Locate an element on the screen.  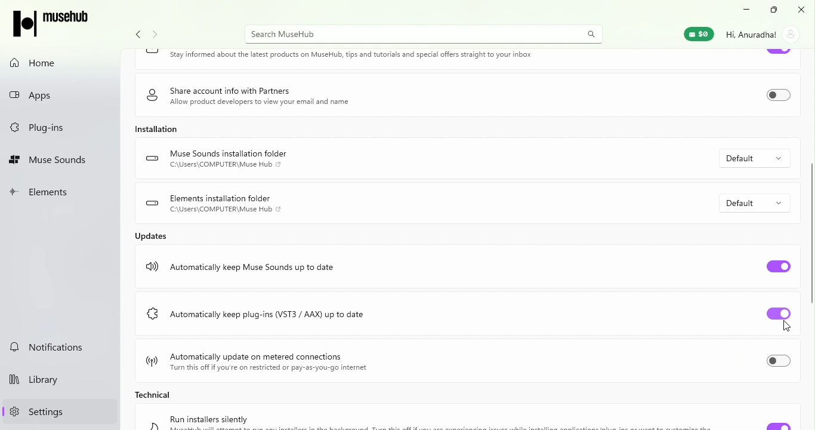
navigate forward is located at coordinates (155, 35).